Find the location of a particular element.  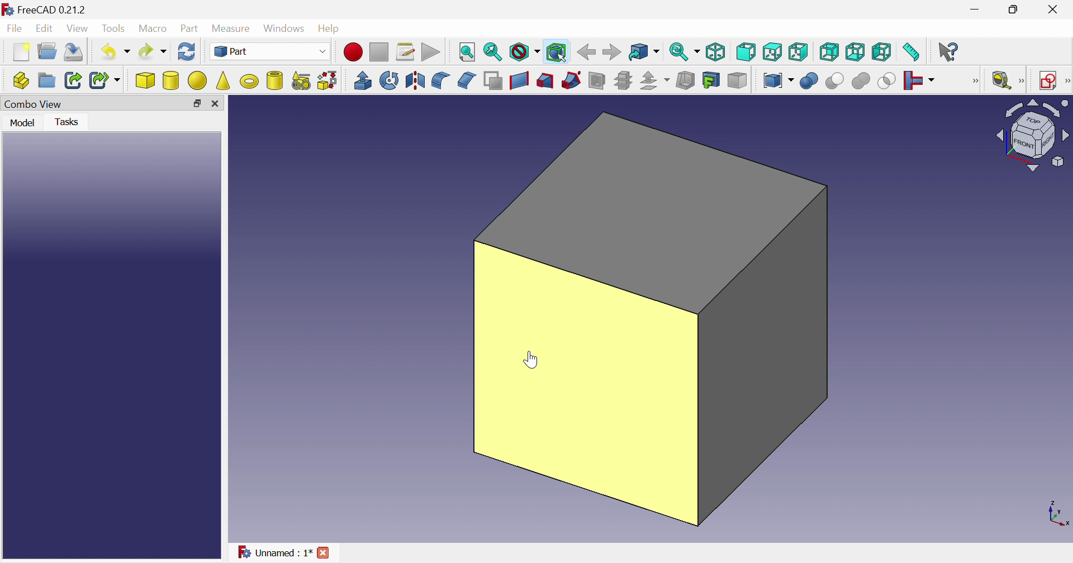

Boolean  is located at coordinates (809, 81).